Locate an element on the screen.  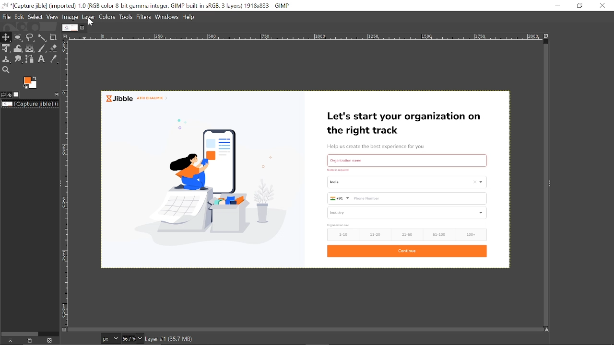
Access this image's menu is located at coordinates (64, 36).